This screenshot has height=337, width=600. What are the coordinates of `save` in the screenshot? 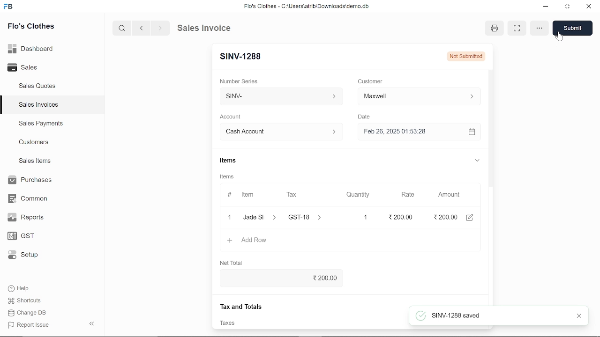 It's located at (573, 28).